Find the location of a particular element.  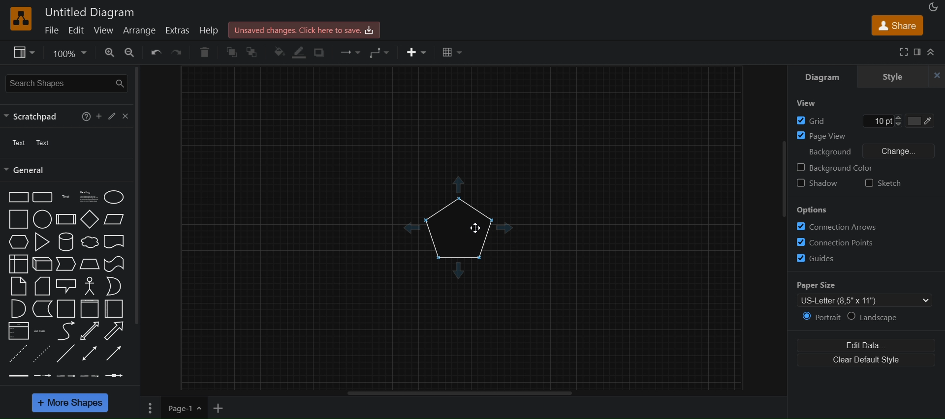

Sketch toggle is located at coordinates (883, 183).